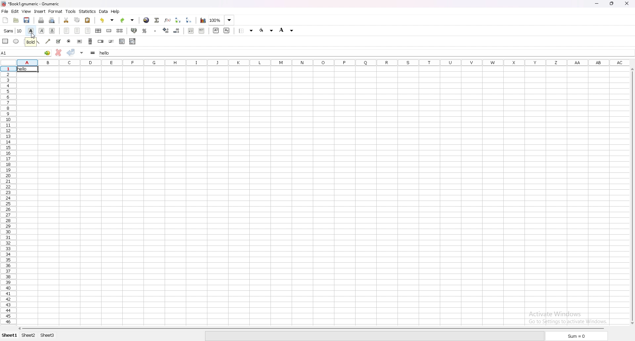 The image size is (635, 341). What do you see at coordinates (5, 11) in the screenshot?
I see `file` at bounding box center [5, 11].